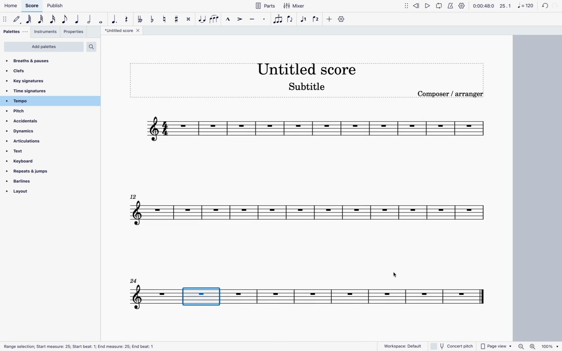 This screenshot has width=562, height=351. What do you see at coordinates (483, 6) in the screenshot?
I see `time` at bounding box center [483, 6].